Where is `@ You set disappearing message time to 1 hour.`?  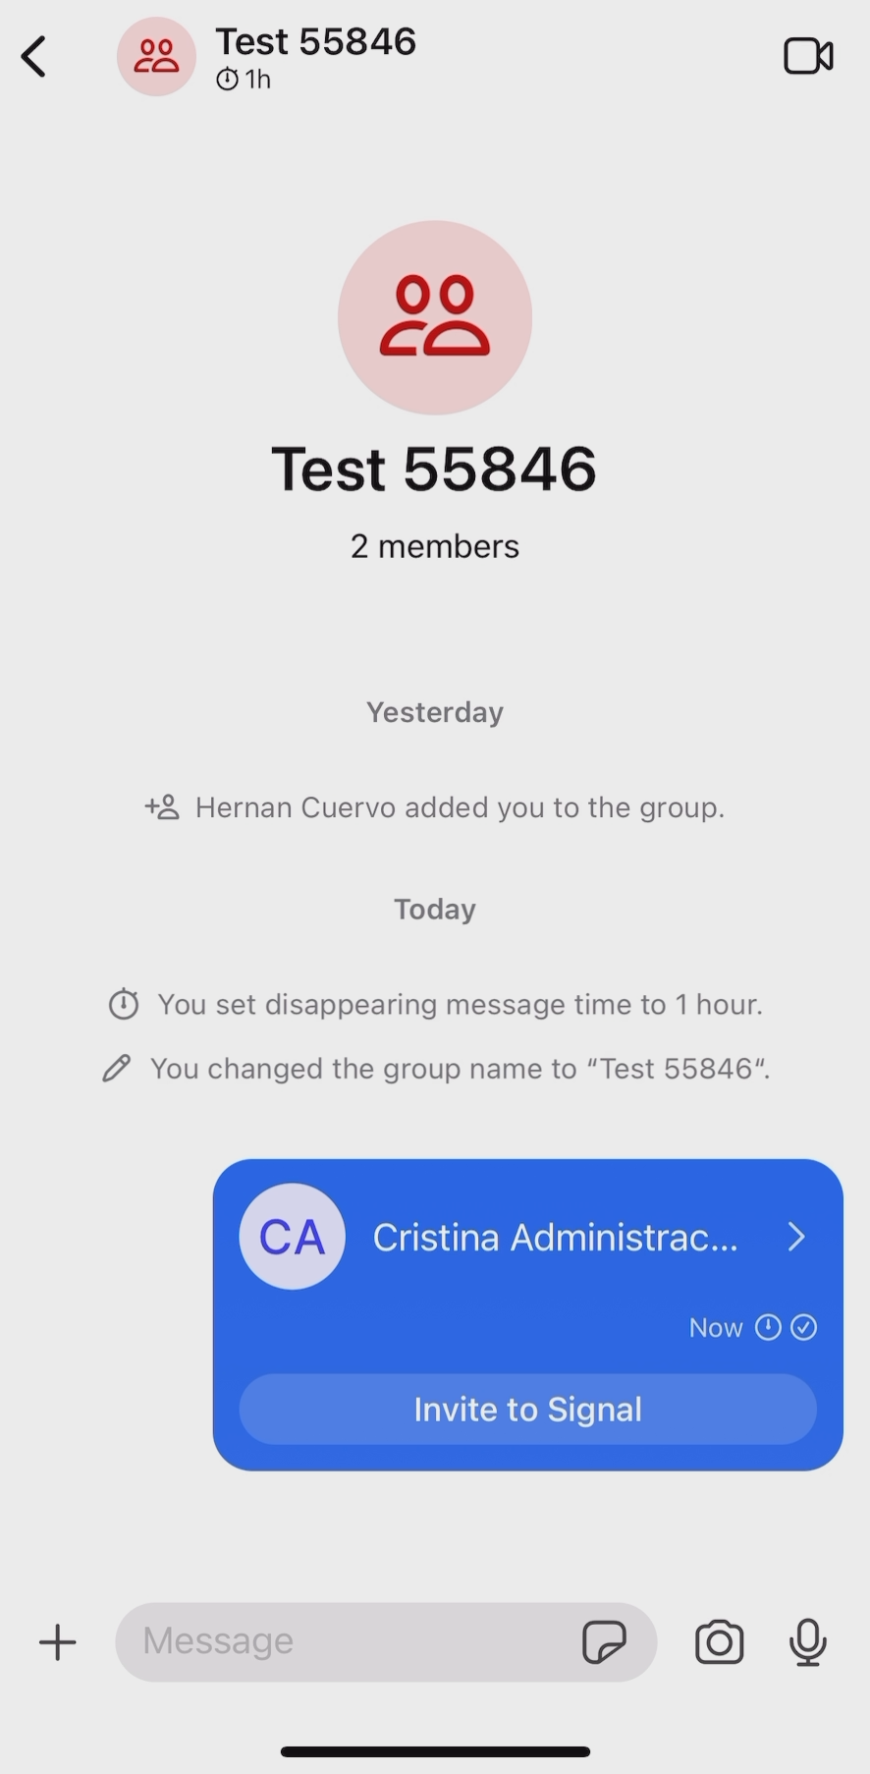 @ You set disappearing message time to 1 hour. is located at coordinates (434, 992).